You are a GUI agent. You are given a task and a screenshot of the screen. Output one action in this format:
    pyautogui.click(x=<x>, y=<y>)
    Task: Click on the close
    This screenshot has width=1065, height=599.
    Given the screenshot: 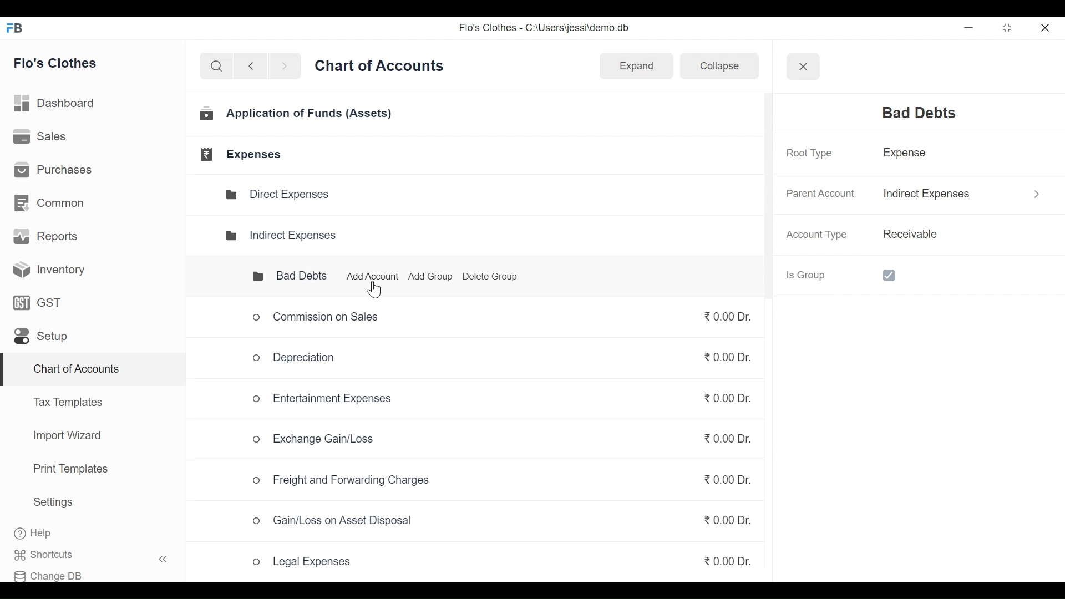 What is the action you would take?
    pyautogui.click(x=1046, y=26)
    